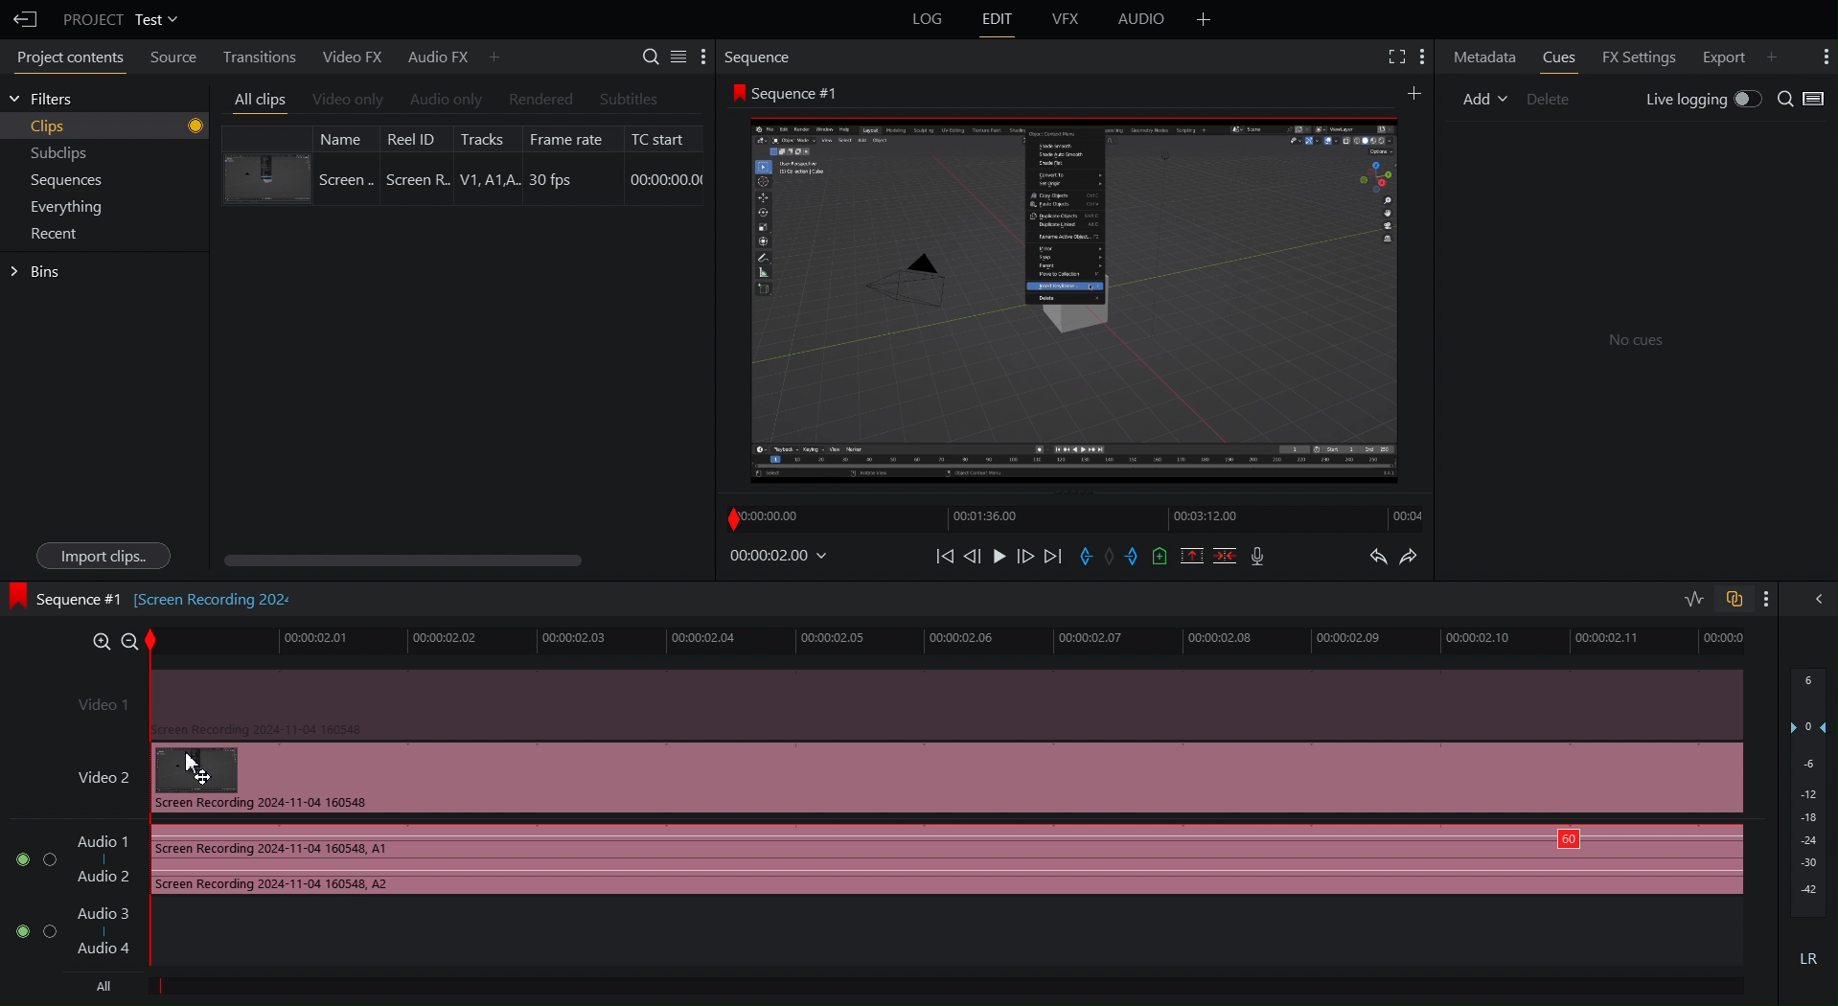 The image size is (1838, 1006). Describe the element at coordinates (256, 97) in the screenshot. I see `All clips` at that location.